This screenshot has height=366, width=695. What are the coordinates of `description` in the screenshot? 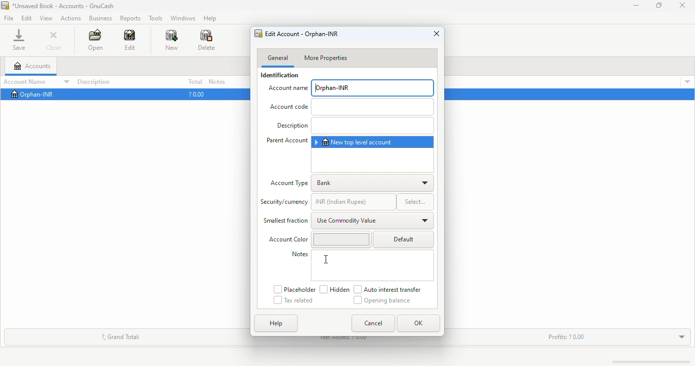 It's located at (94, 82).